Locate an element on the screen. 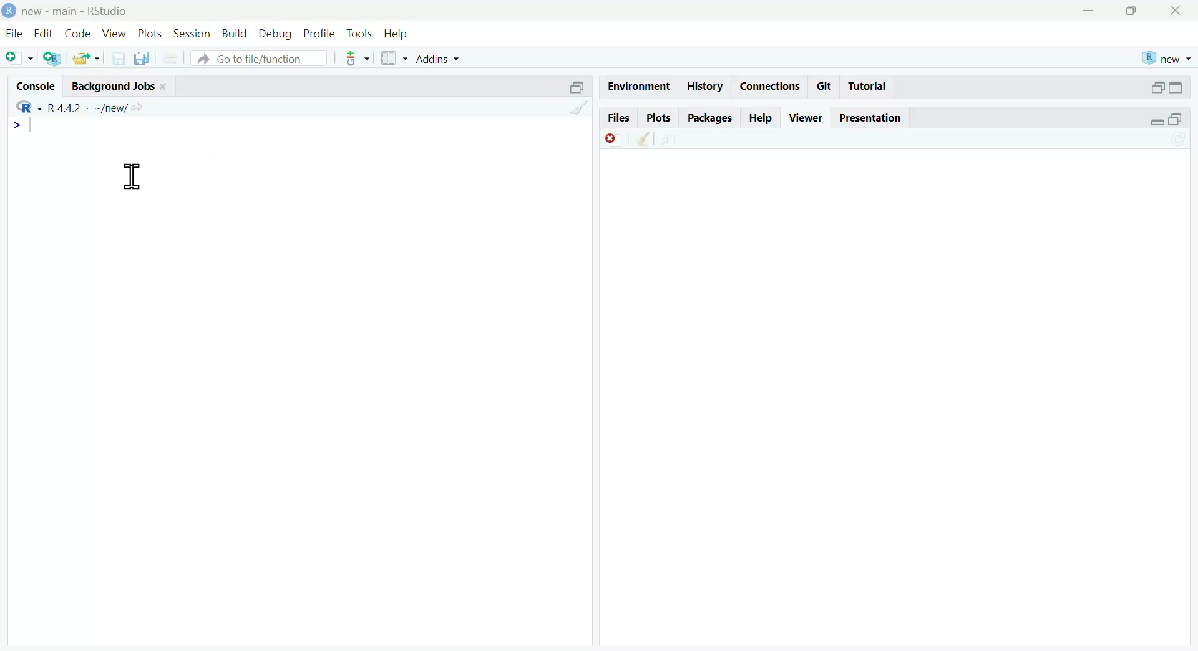 The height and width of the screenshot is (651, 1198). Tools is located at coordinates (357, 32).